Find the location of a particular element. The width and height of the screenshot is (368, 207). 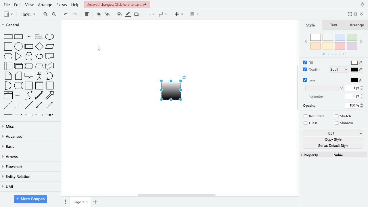

general shapes is located at coordinates (8, 95).